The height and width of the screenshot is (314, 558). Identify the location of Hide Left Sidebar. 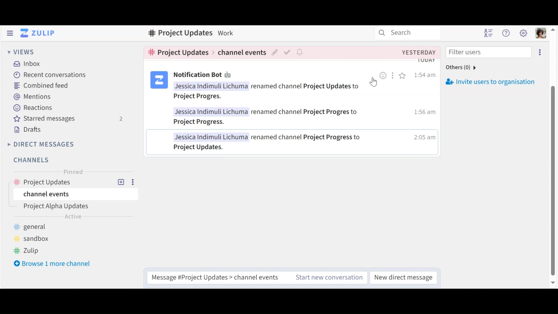
(10, 33).